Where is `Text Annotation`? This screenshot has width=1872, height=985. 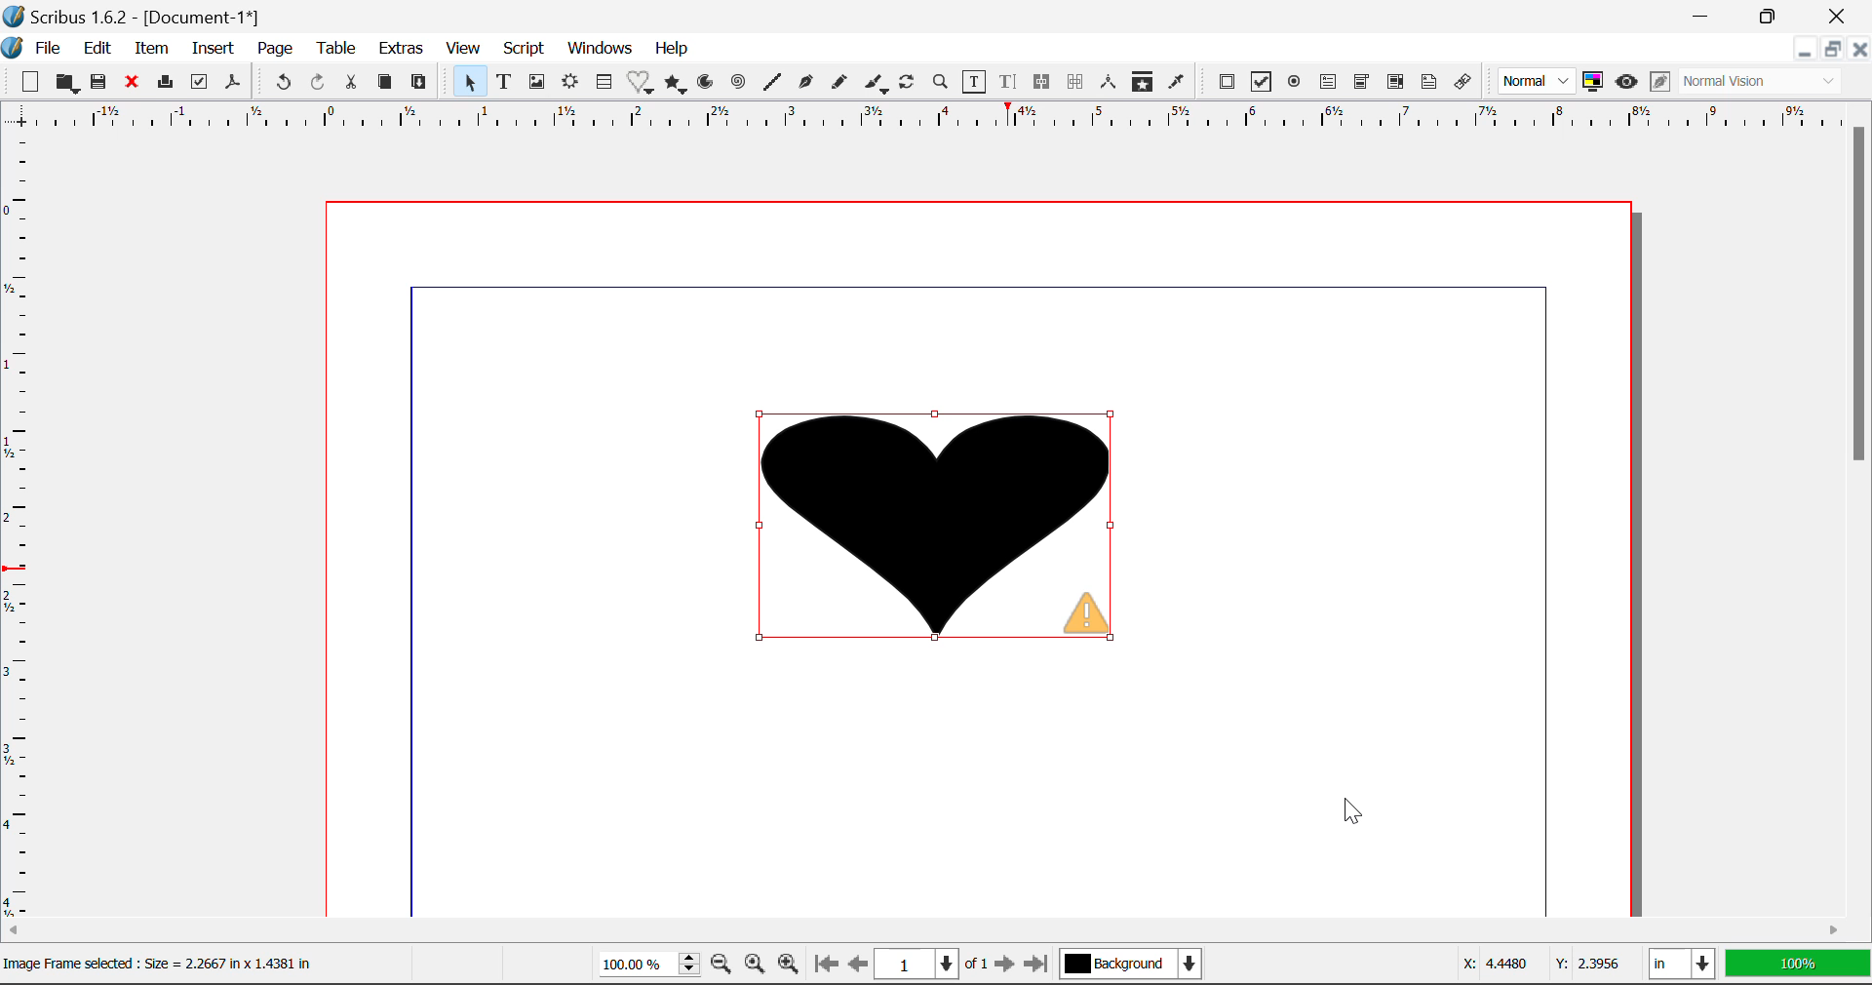
Text Annotation is located at coordinates (1427, 83).